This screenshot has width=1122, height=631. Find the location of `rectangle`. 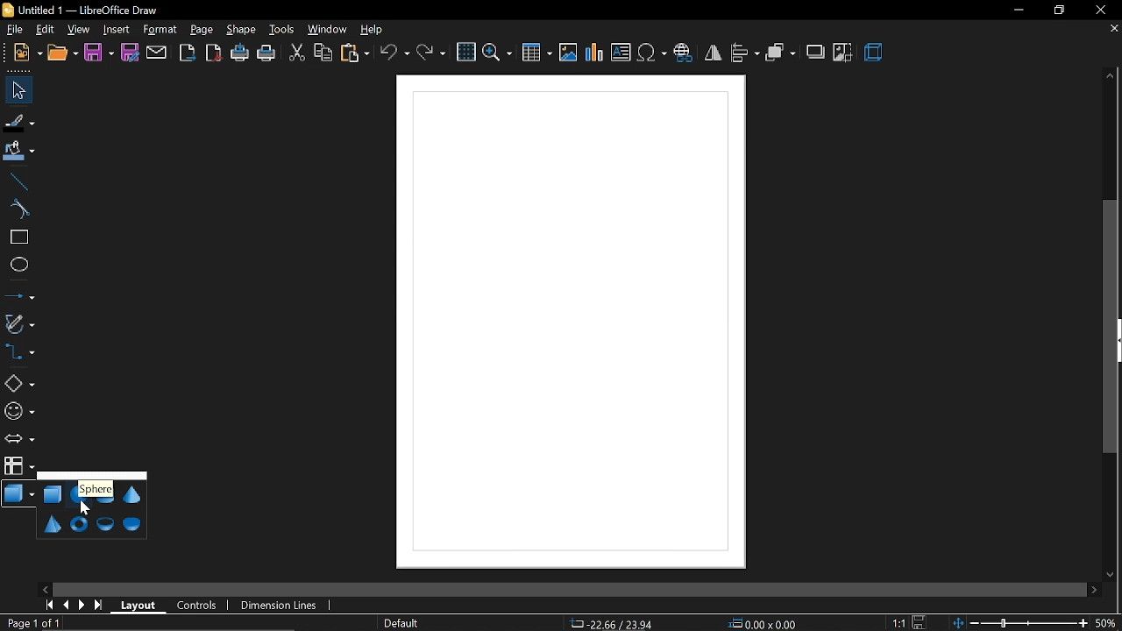

rectangle is located at coordinates (17, 237).